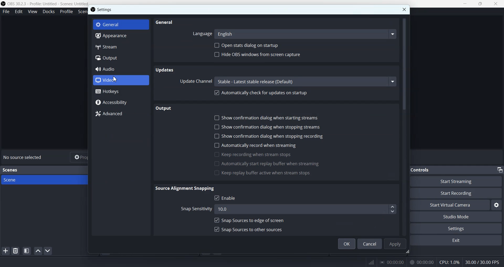 This screenshot has width=504, height=267. Describe the element at coordinates (195, 209) in the screenshot. I see `Snap Sensitivity` at that location.